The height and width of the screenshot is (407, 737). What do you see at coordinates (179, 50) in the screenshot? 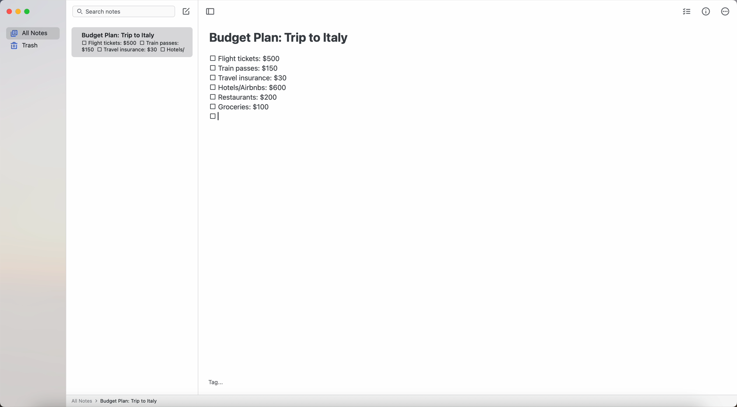
I see `hotels` at bounding box center [179, 50].